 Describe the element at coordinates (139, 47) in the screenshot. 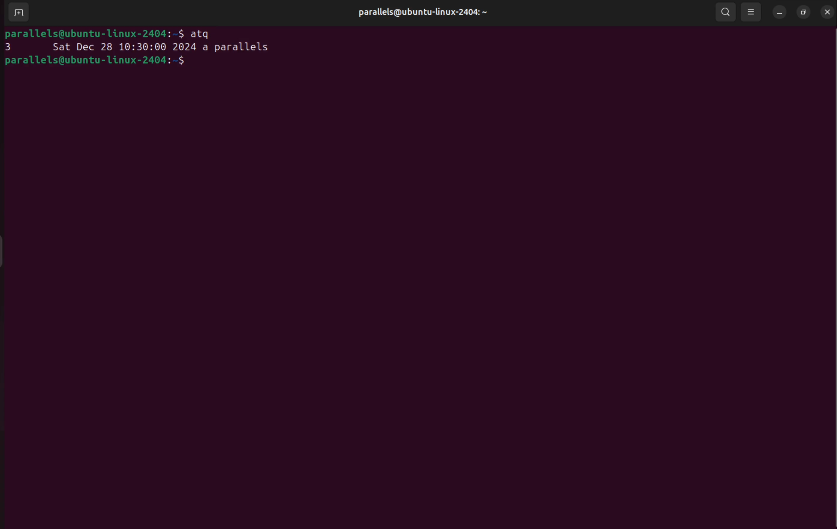

I see `task set for sat 28 dec 10 .30 am` at that location.